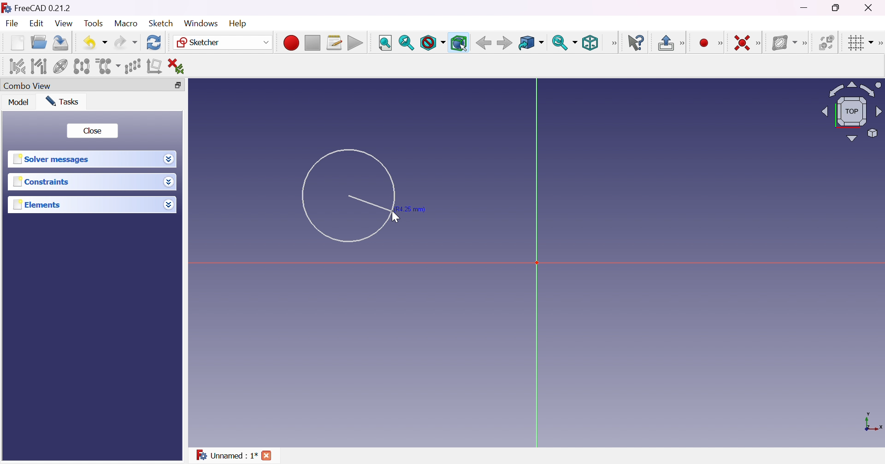 The width and height of the screenshot is (885, 464). What do you see at coordinates (613, 44) in the screenshot?
I see `[View]` at bounding box center [613, 44].